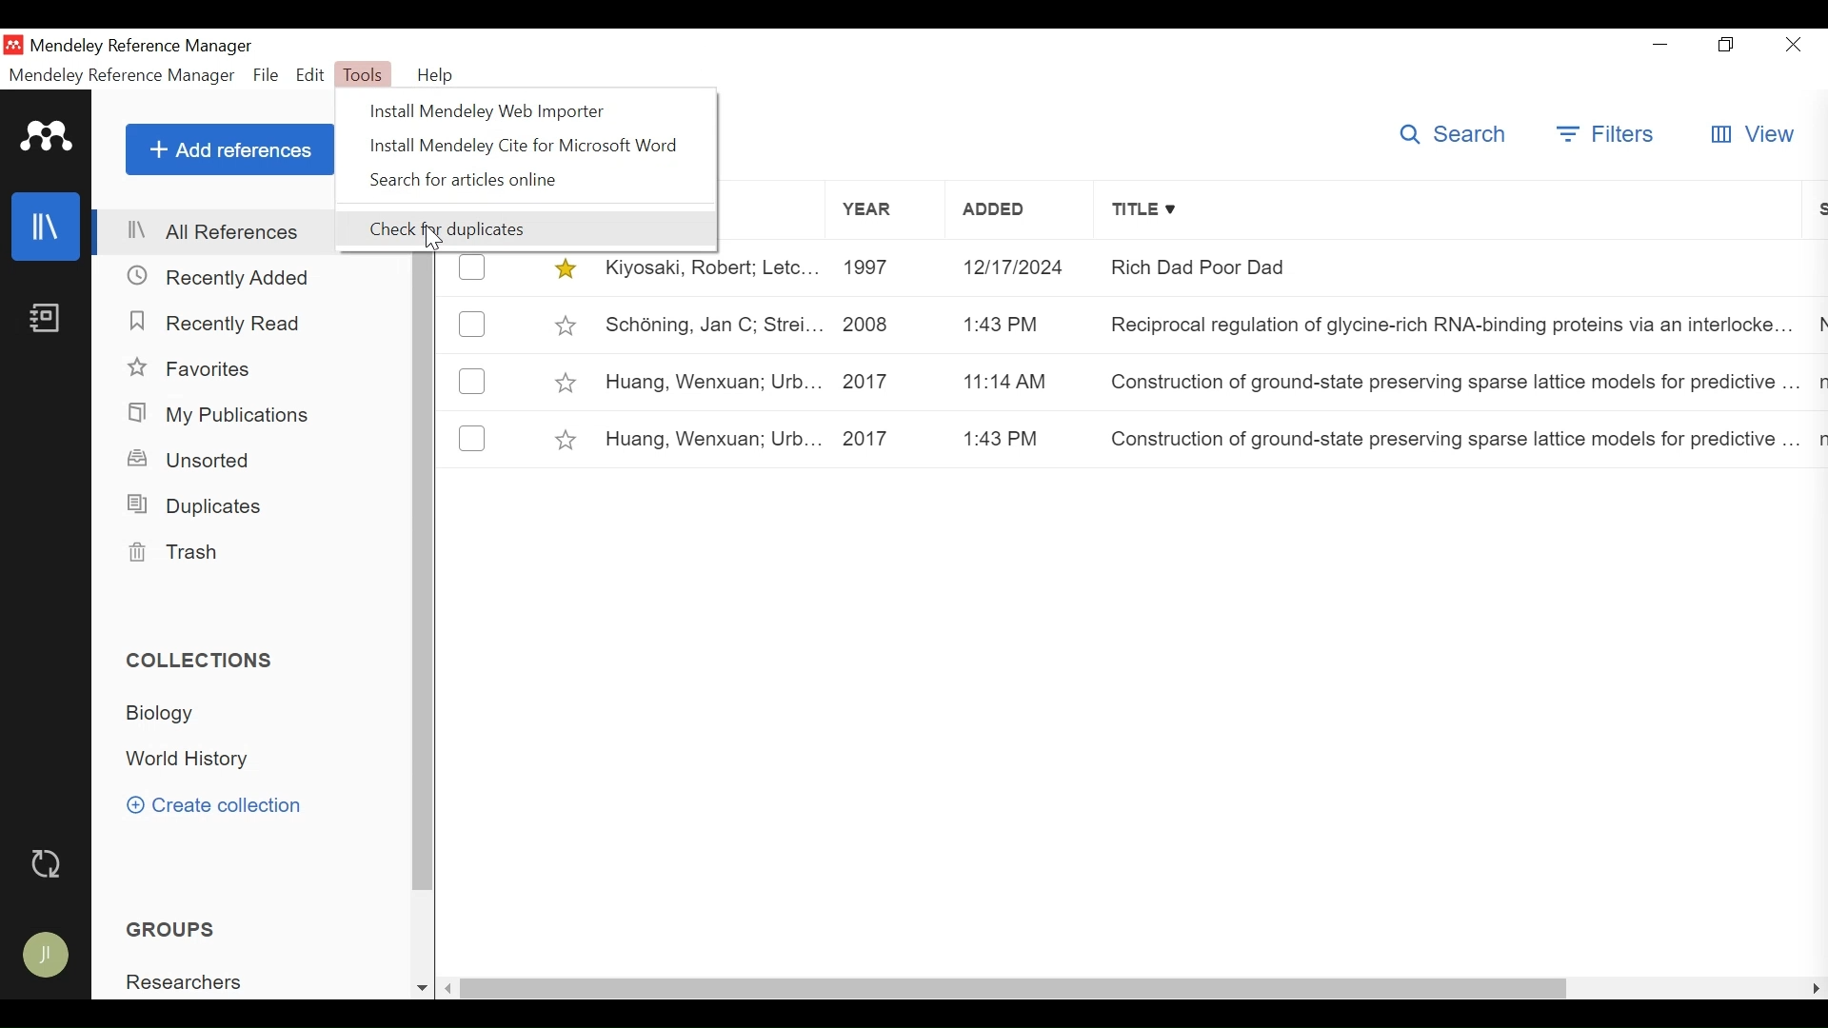 This screenshot has width=1828, height=1028. What do you see at coordinates (473, 438) in the screenshot?
I see `(un)select` at bounding box center [473, 438].